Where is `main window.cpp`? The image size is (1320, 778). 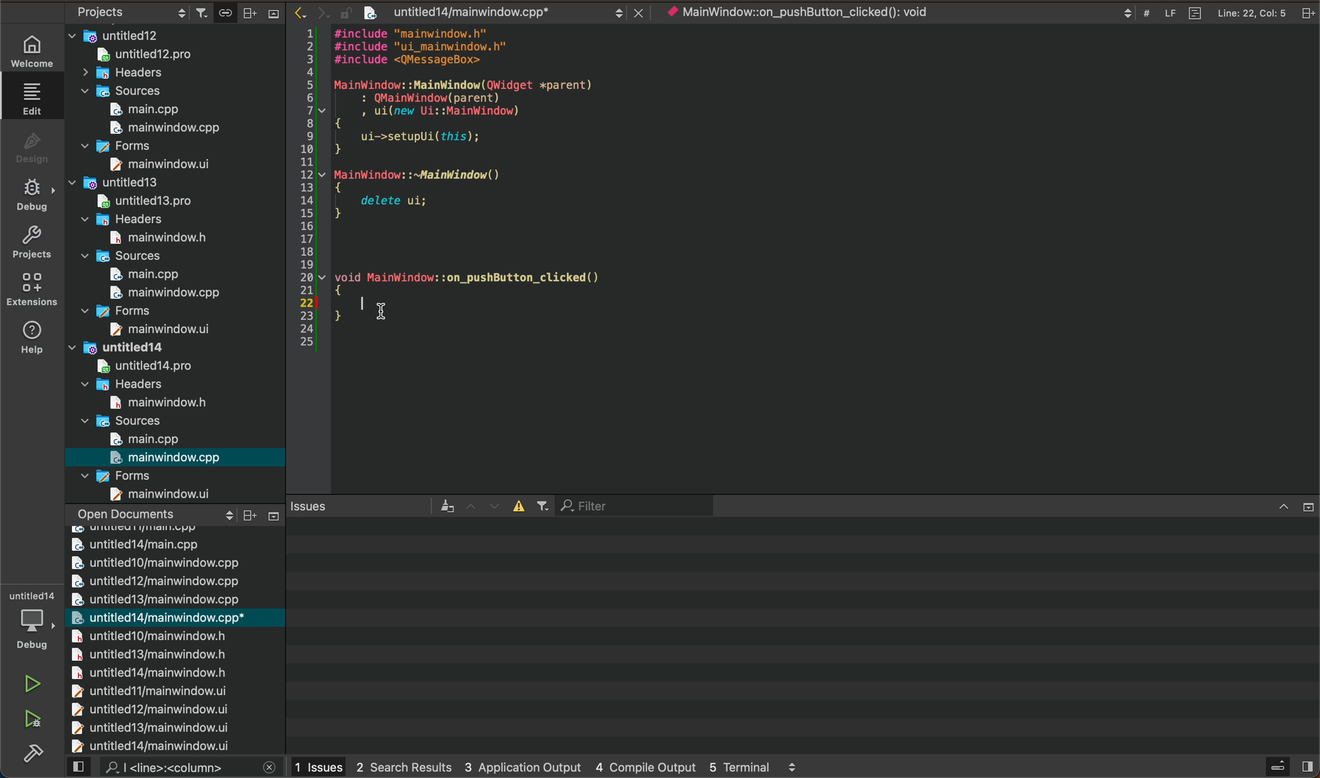
main window.cpp is located at coordinates (167, 457).